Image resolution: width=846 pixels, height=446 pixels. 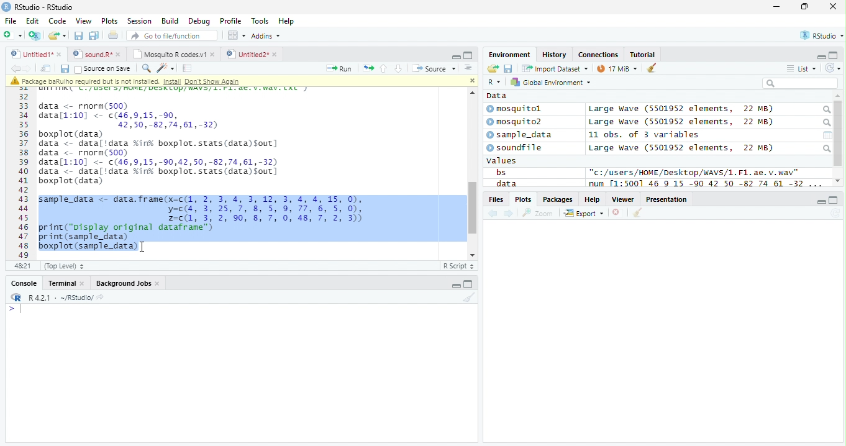 What do you see at coordinates (339, 69) in the screenshot?
I see `Run the current line or selection` at bounding box center [339, 69].